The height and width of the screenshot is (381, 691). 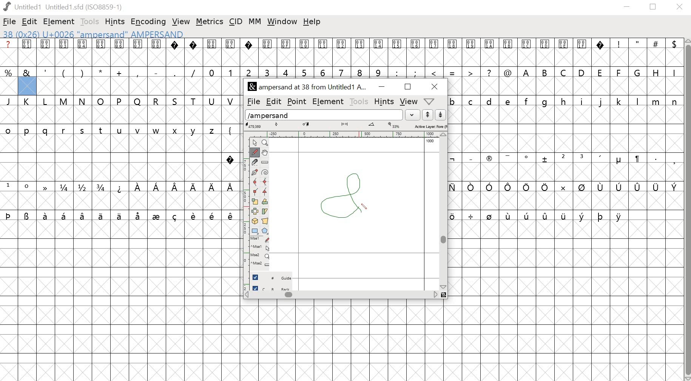 I want to click on 001D, so click(x=545, y=52).